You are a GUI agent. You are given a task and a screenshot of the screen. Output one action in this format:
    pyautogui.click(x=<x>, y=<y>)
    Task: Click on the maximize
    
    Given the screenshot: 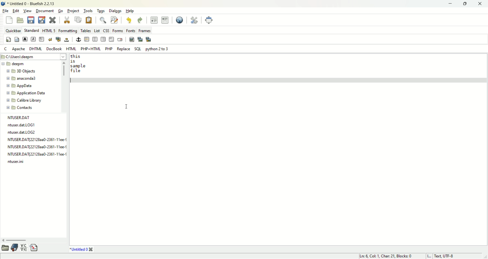 What is the action you would take?
    pyautogui.click(x=464, y=4)
    